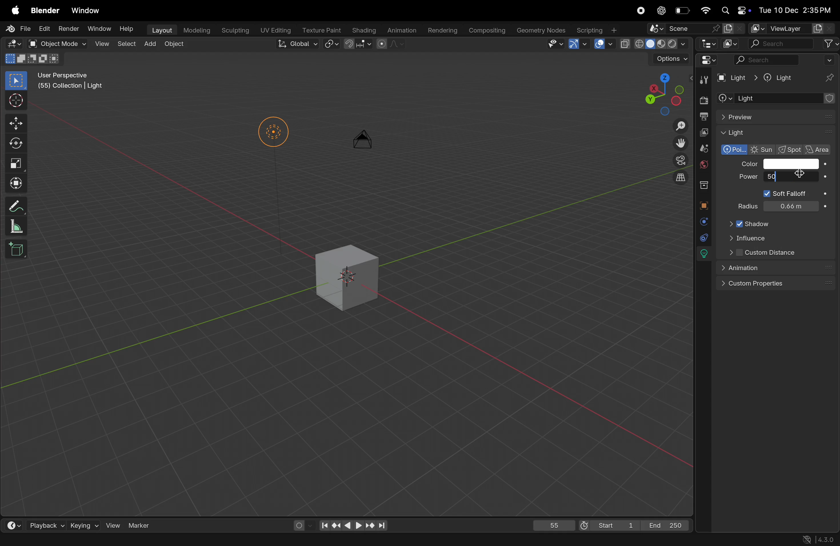 Image resolution: width=840 pixels, height=546 pixels. What do you see at coordinates (817, 539) in the screenshot?
I see `versions` at bounding box center [817, 539].